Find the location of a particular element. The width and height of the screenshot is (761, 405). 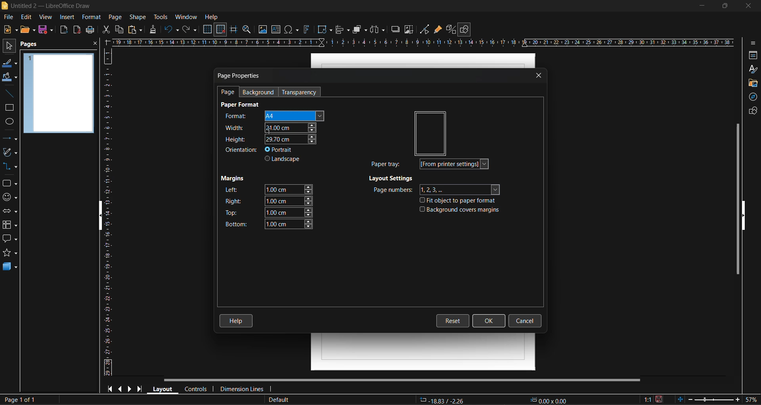

vertical ruler is located at coordinates (107, 214).